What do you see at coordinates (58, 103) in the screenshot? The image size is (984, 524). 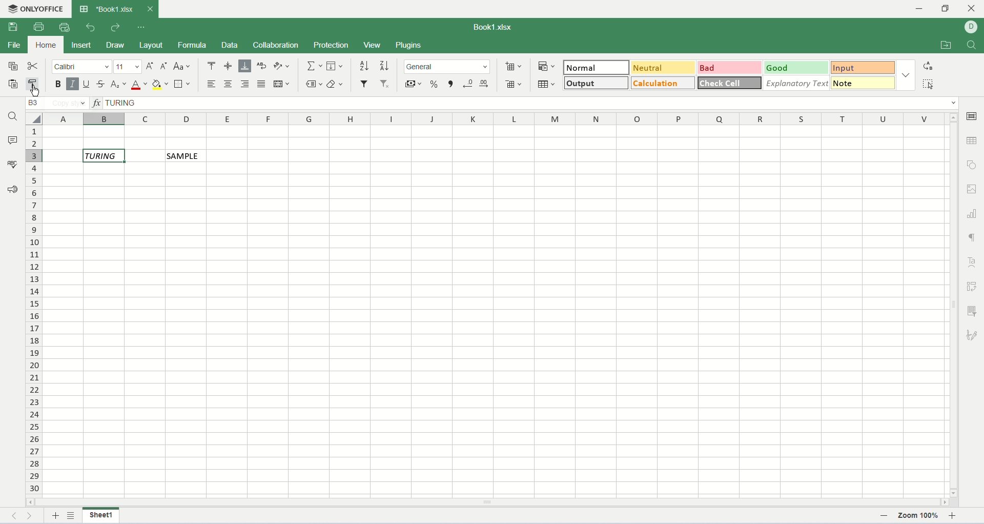 I see `cell position` at bounding box center [58, 103].